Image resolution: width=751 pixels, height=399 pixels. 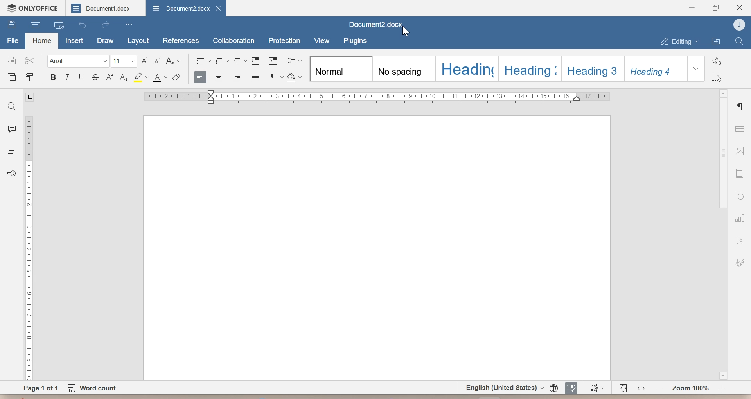 What do you see at coordinates (137, 41) in the screenshot?
I see `Layout` at bounding box center [137, 41].